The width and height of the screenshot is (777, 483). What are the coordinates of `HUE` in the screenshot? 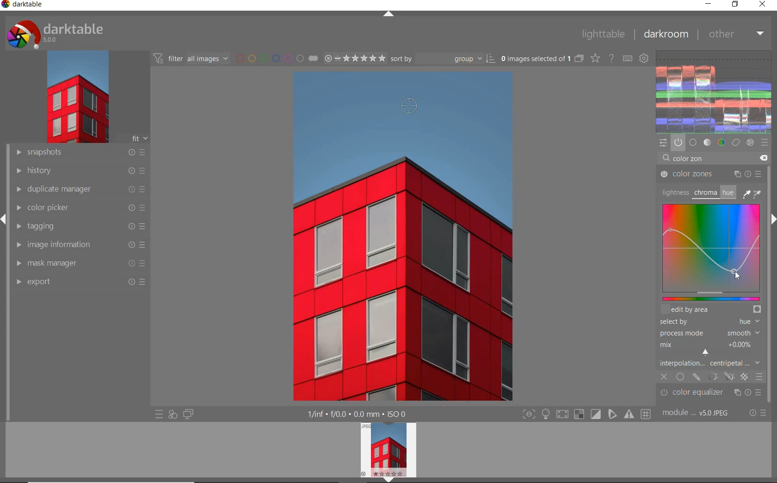 It's located at (727, 192).